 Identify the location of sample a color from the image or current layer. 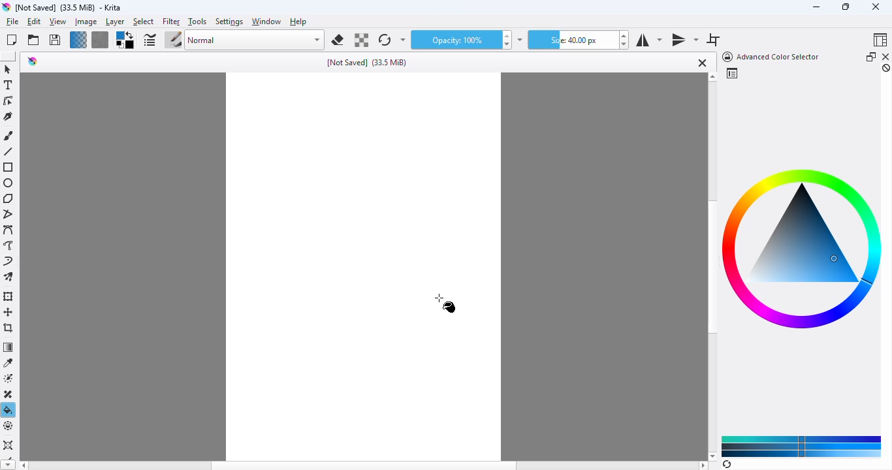
(9, 363).